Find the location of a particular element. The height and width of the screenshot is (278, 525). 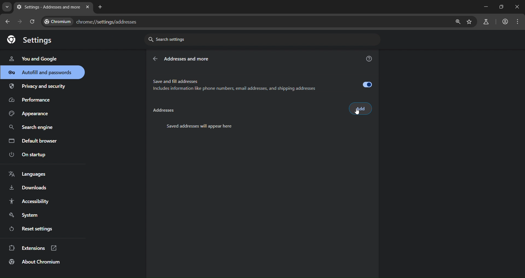

go back one page is located at coordinates (8, 21).